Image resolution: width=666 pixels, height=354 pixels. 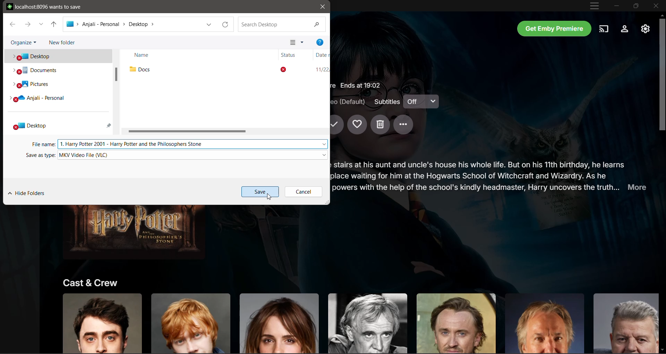 I want to click on Organize, so click(x=24, y=42).